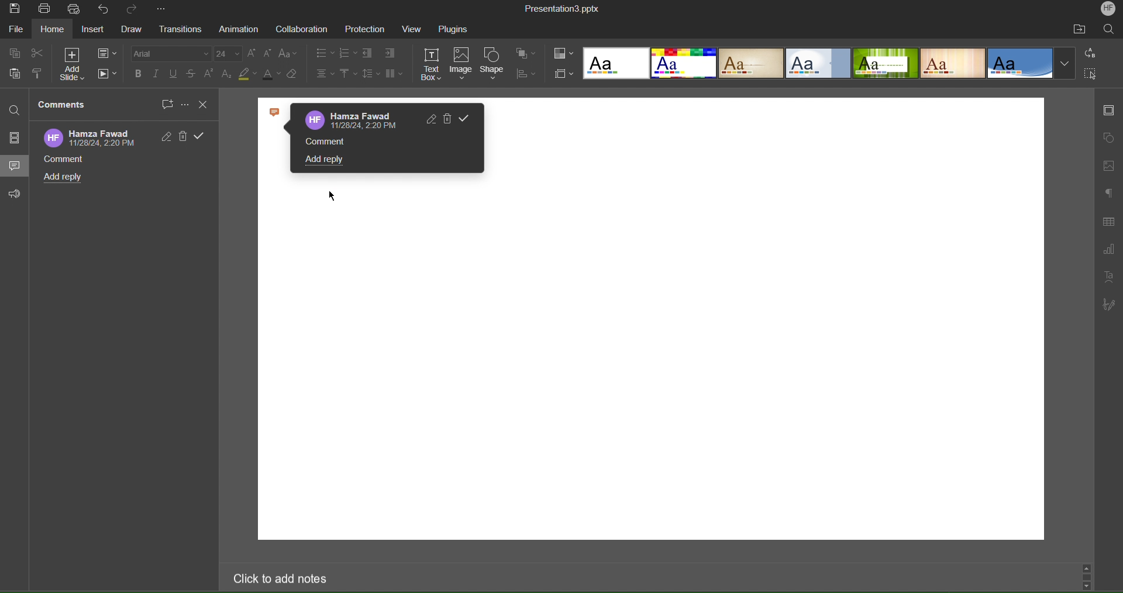  Describe the element at coordinates (366, 30) in the screenshot. I see `Protection` at that location.